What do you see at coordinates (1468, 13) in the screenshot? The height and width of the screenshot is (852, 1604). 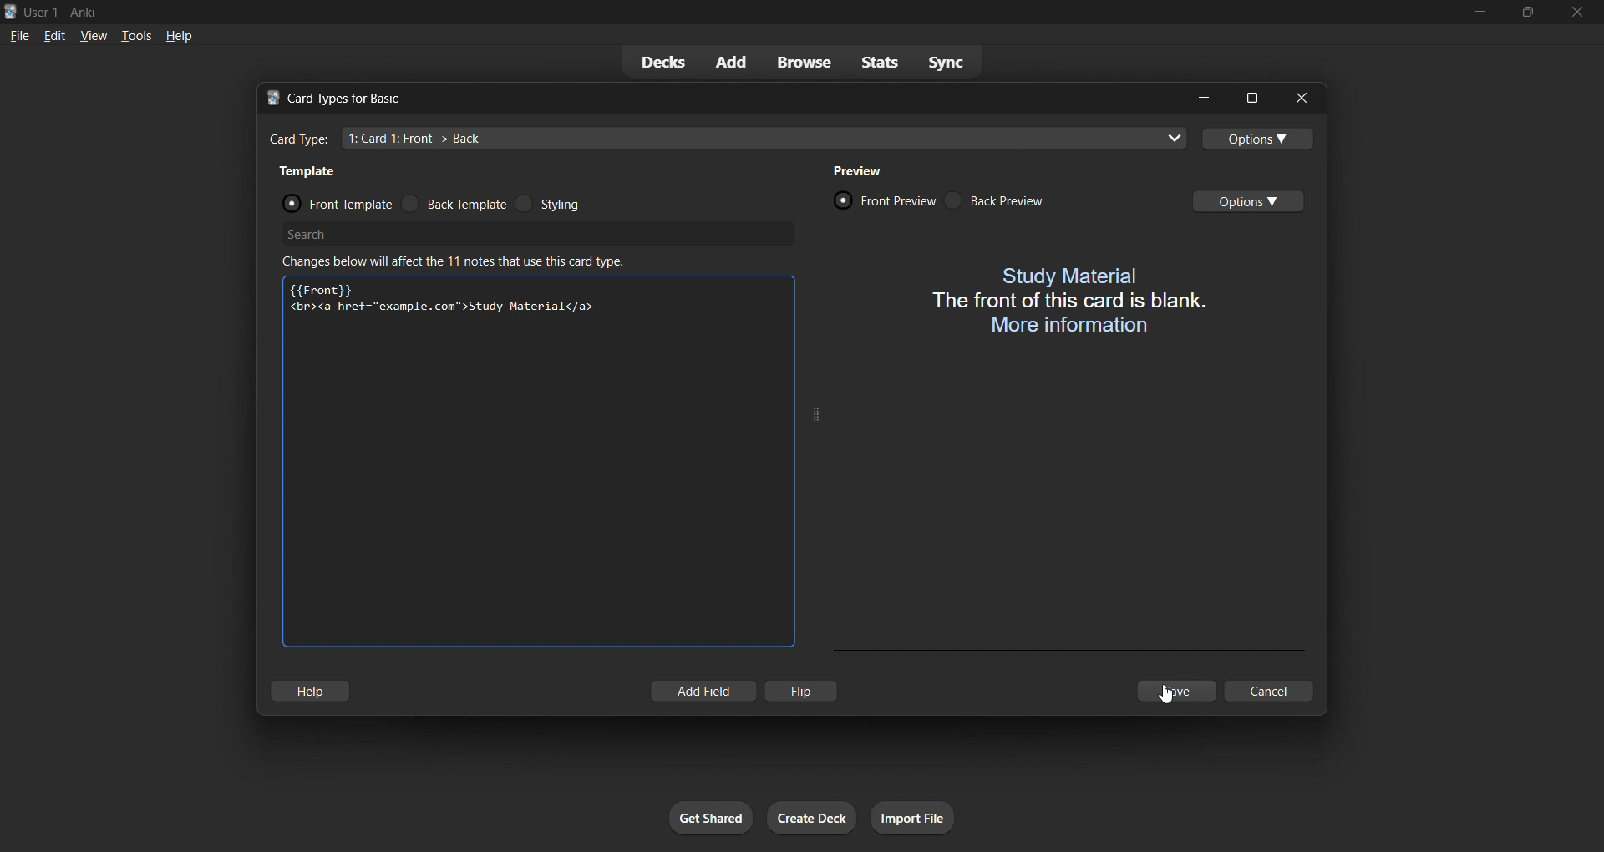 I see `minimize` at bounding box center [1468, 13].